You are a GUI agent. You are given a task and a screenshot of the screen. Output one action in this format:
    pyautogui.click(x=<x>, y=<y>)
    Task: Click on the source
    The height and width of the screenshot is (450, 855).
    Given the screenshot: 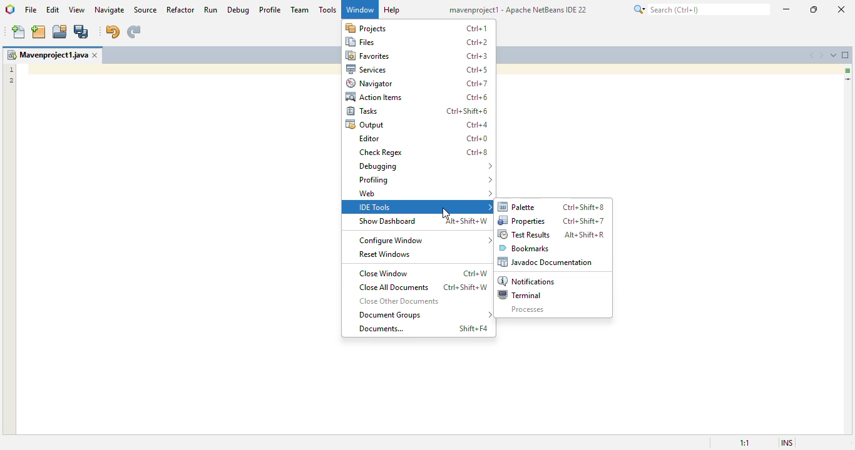 What is the action you would take?
    pyautogui.click(x=145, y=9)
    